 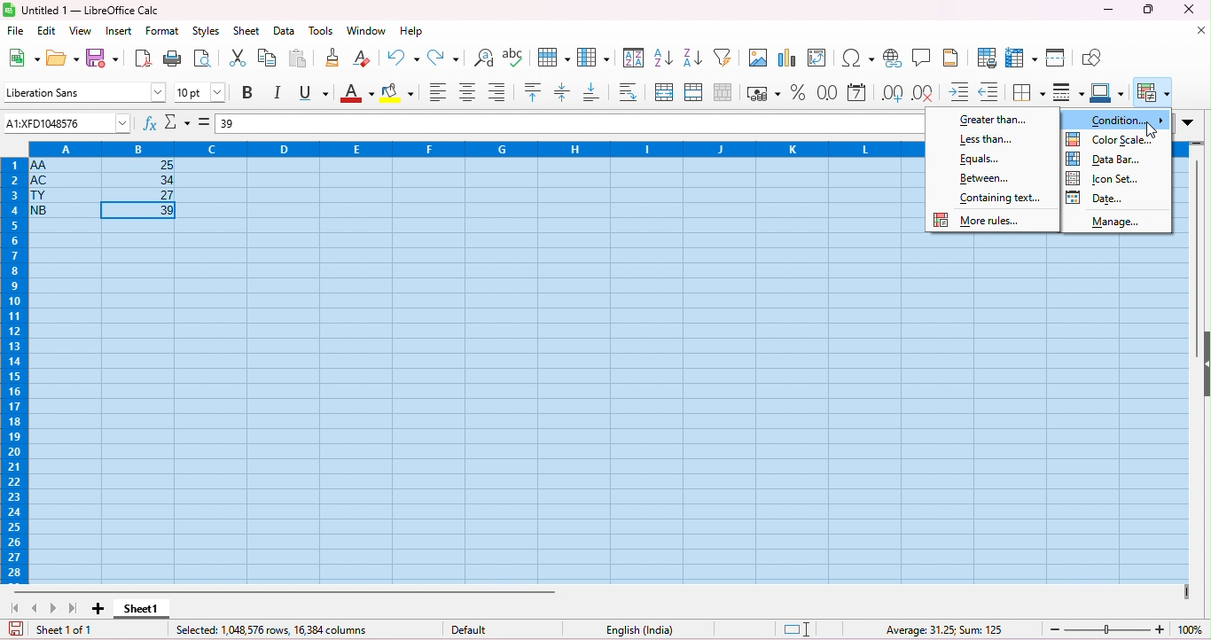 What do you see at coordinates (80, 32) in the screenshot?
I see `view` at bounding box center [80, 32].